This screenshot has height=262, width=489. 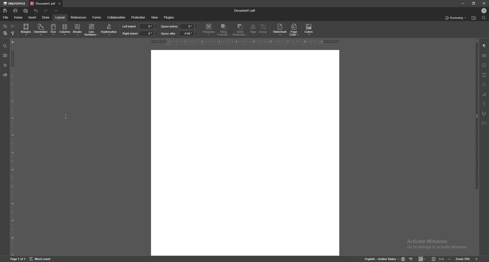 What do you see at coordinates (129, 26) in the screenshot?
I see `left indent` at bounding box center [129, 26].